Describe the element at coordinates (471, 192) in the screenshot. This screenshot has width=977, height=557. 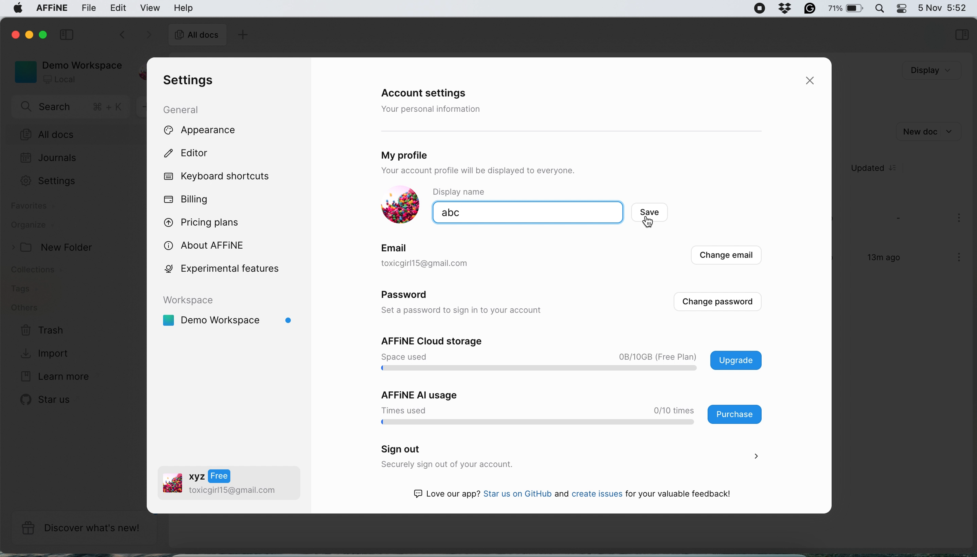
I see `display name` at that location.